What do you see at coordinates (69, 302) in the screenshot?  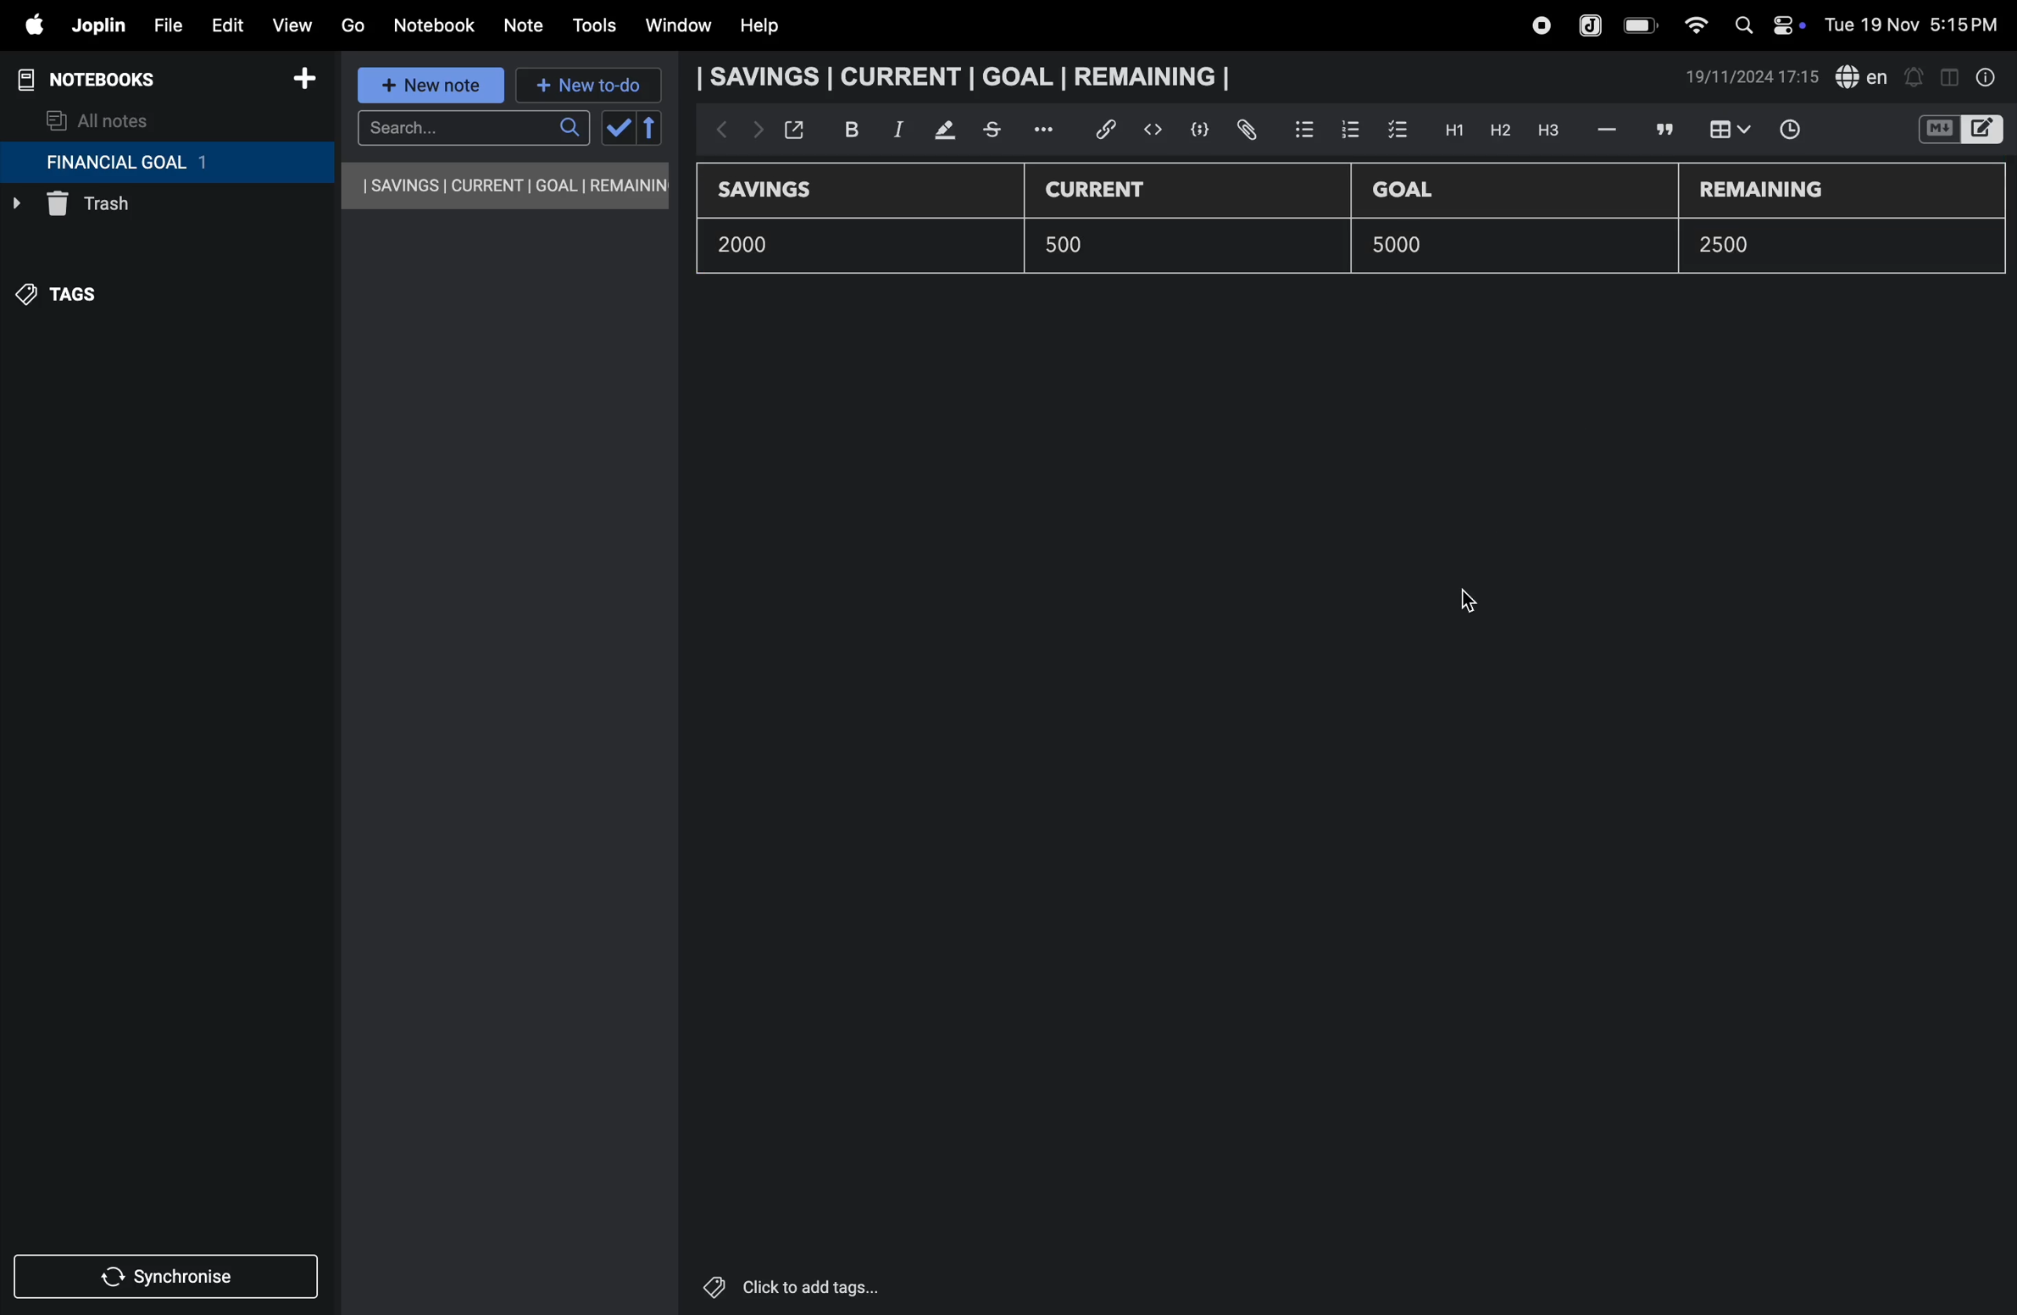 I see `tags` at bounding box center [69, 302].